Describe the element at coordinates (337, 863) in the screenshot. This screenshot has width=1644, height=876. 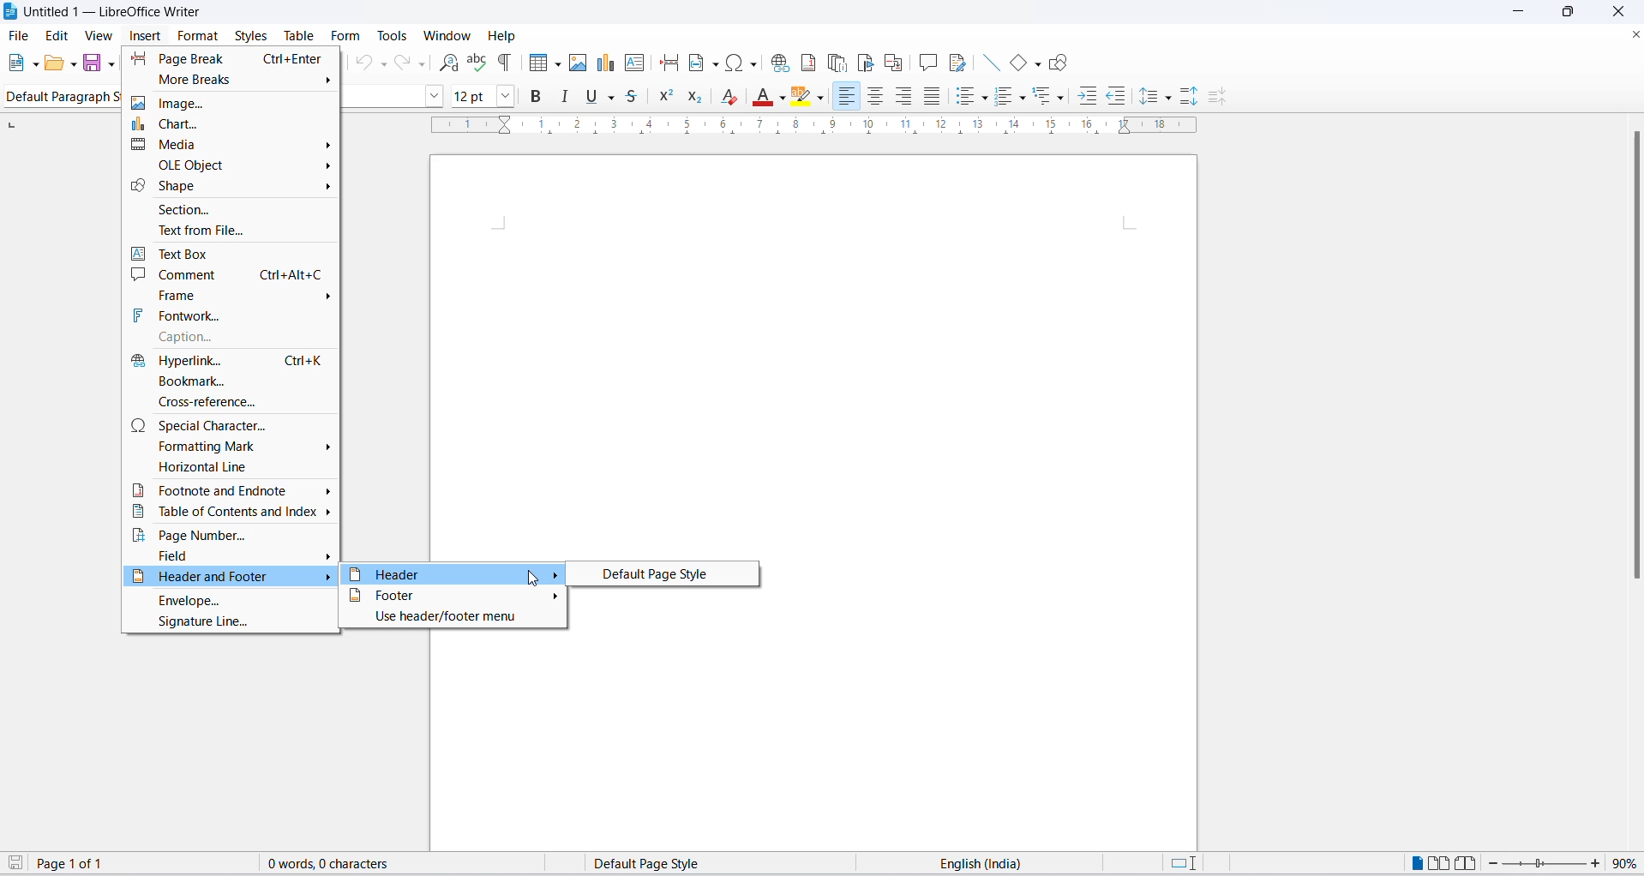
I see `word and character count` at that location.